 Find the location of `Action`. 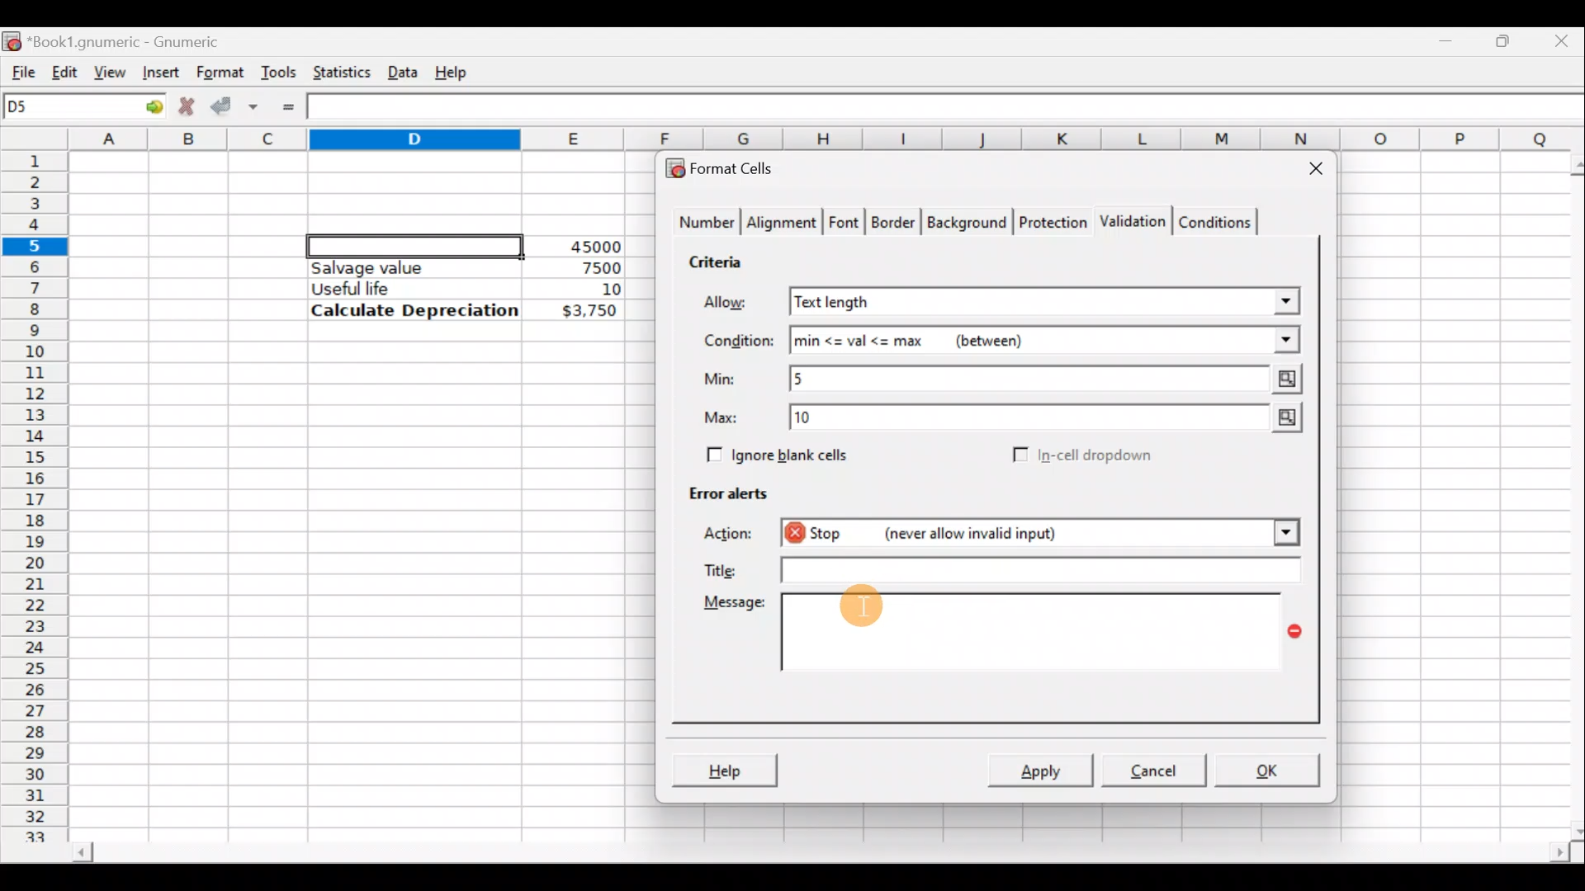

Action is located at coordinates (733, 536).